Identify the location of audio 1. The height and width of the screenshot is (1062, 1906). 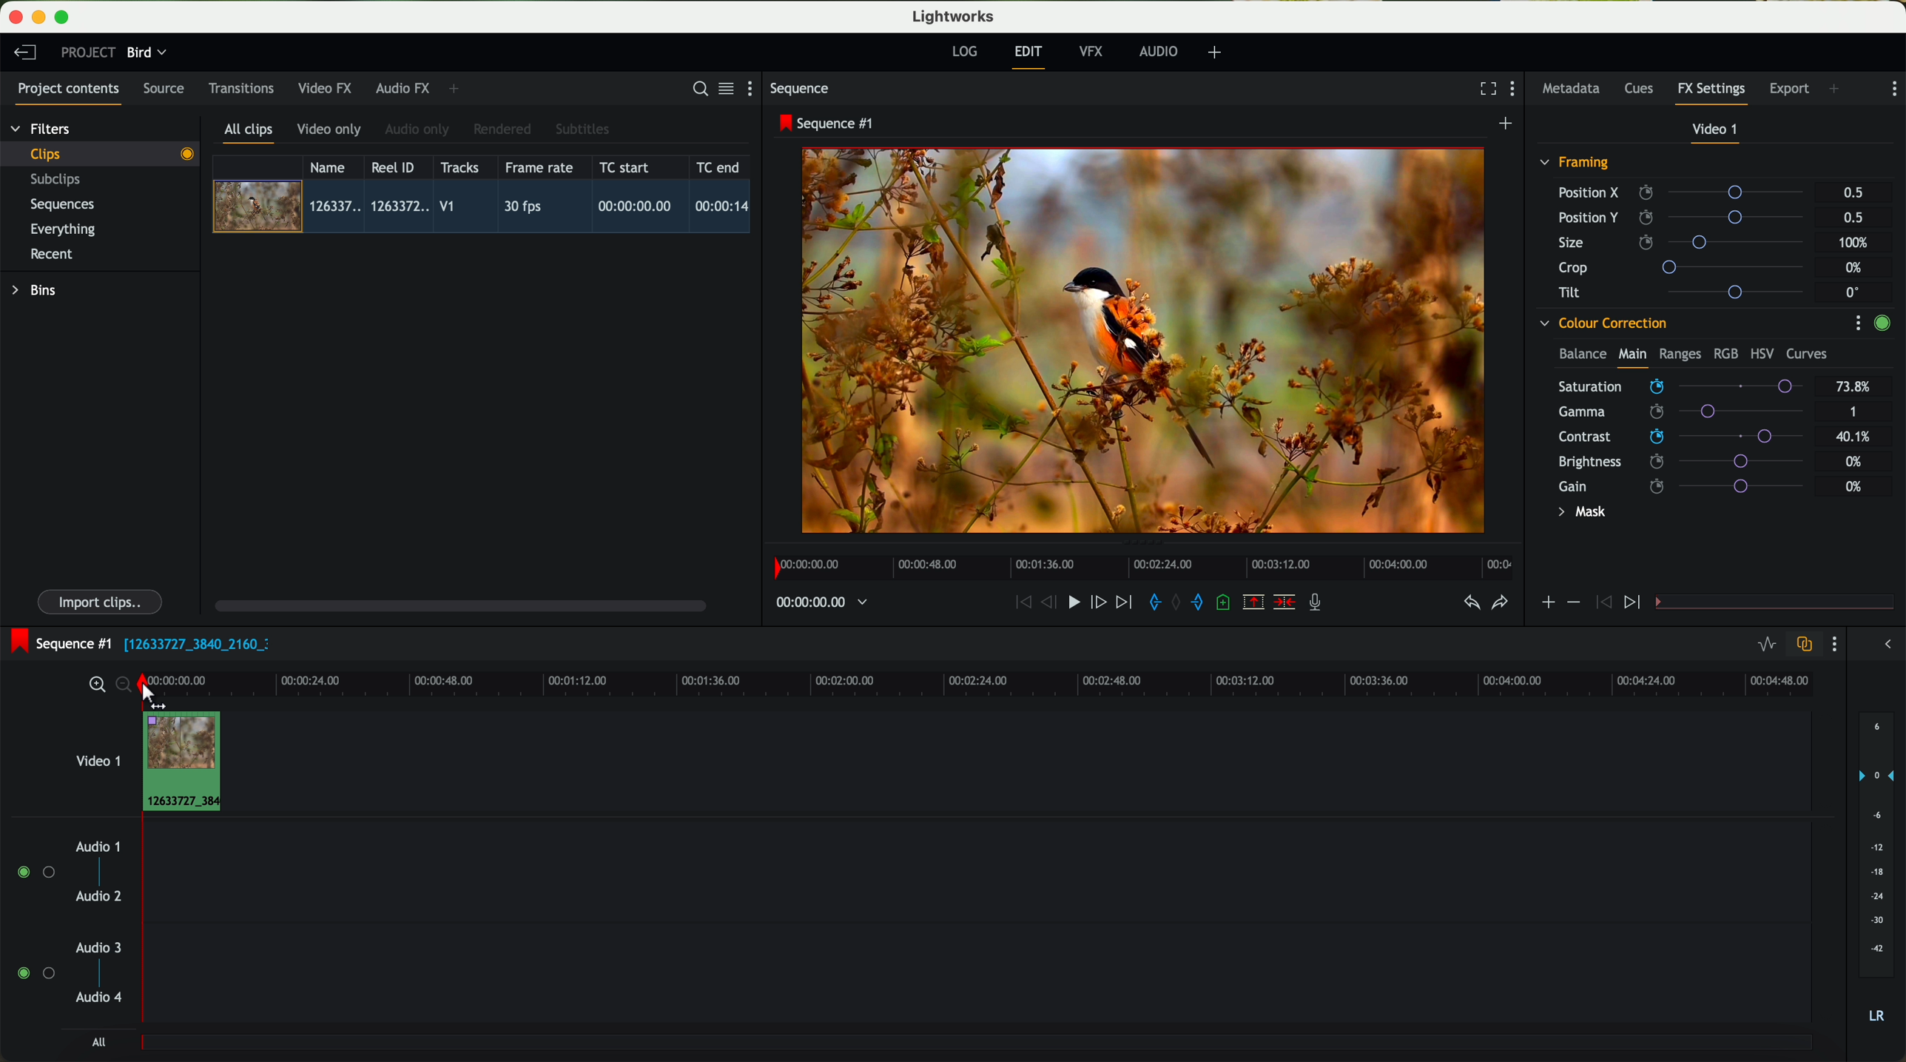
(98, 846).